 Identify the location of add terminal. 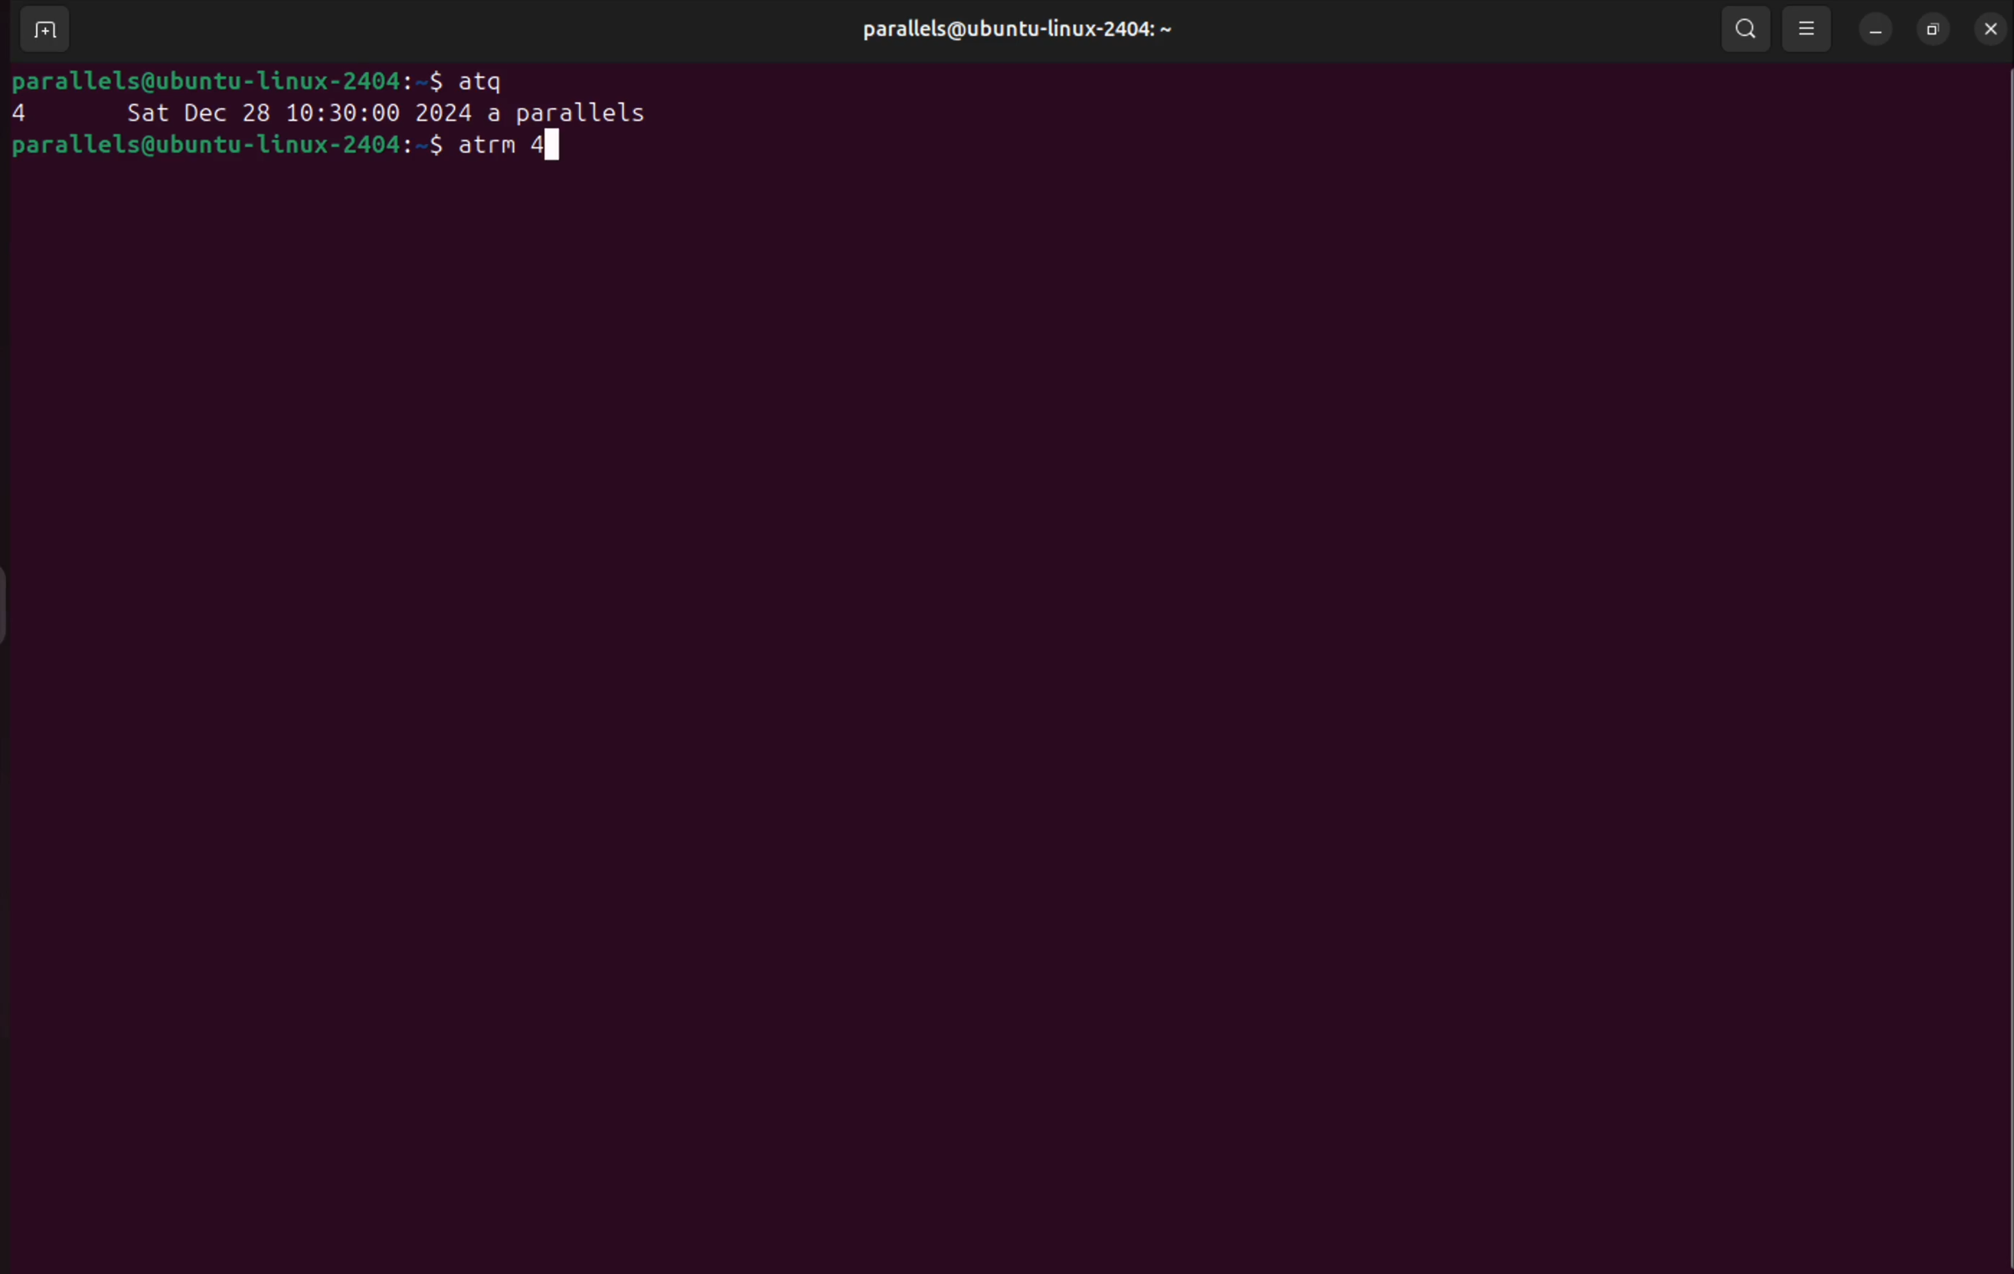
(43, 33).